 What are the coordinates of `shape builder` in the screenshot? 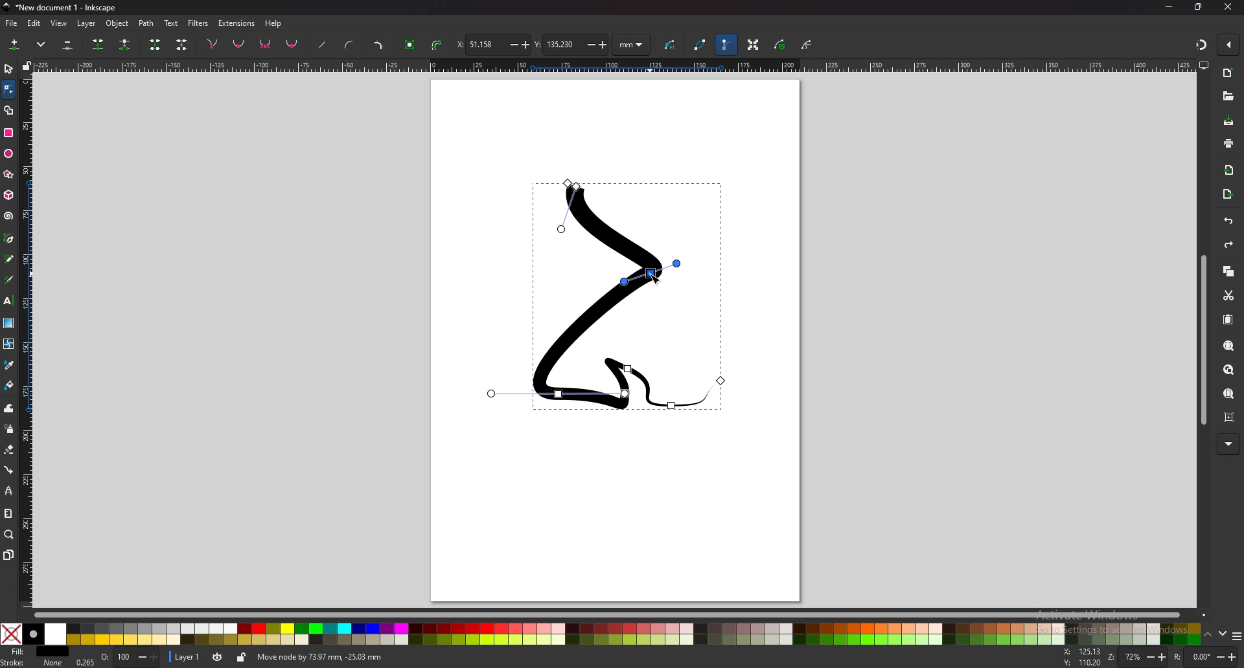 It's located at (9, 110).